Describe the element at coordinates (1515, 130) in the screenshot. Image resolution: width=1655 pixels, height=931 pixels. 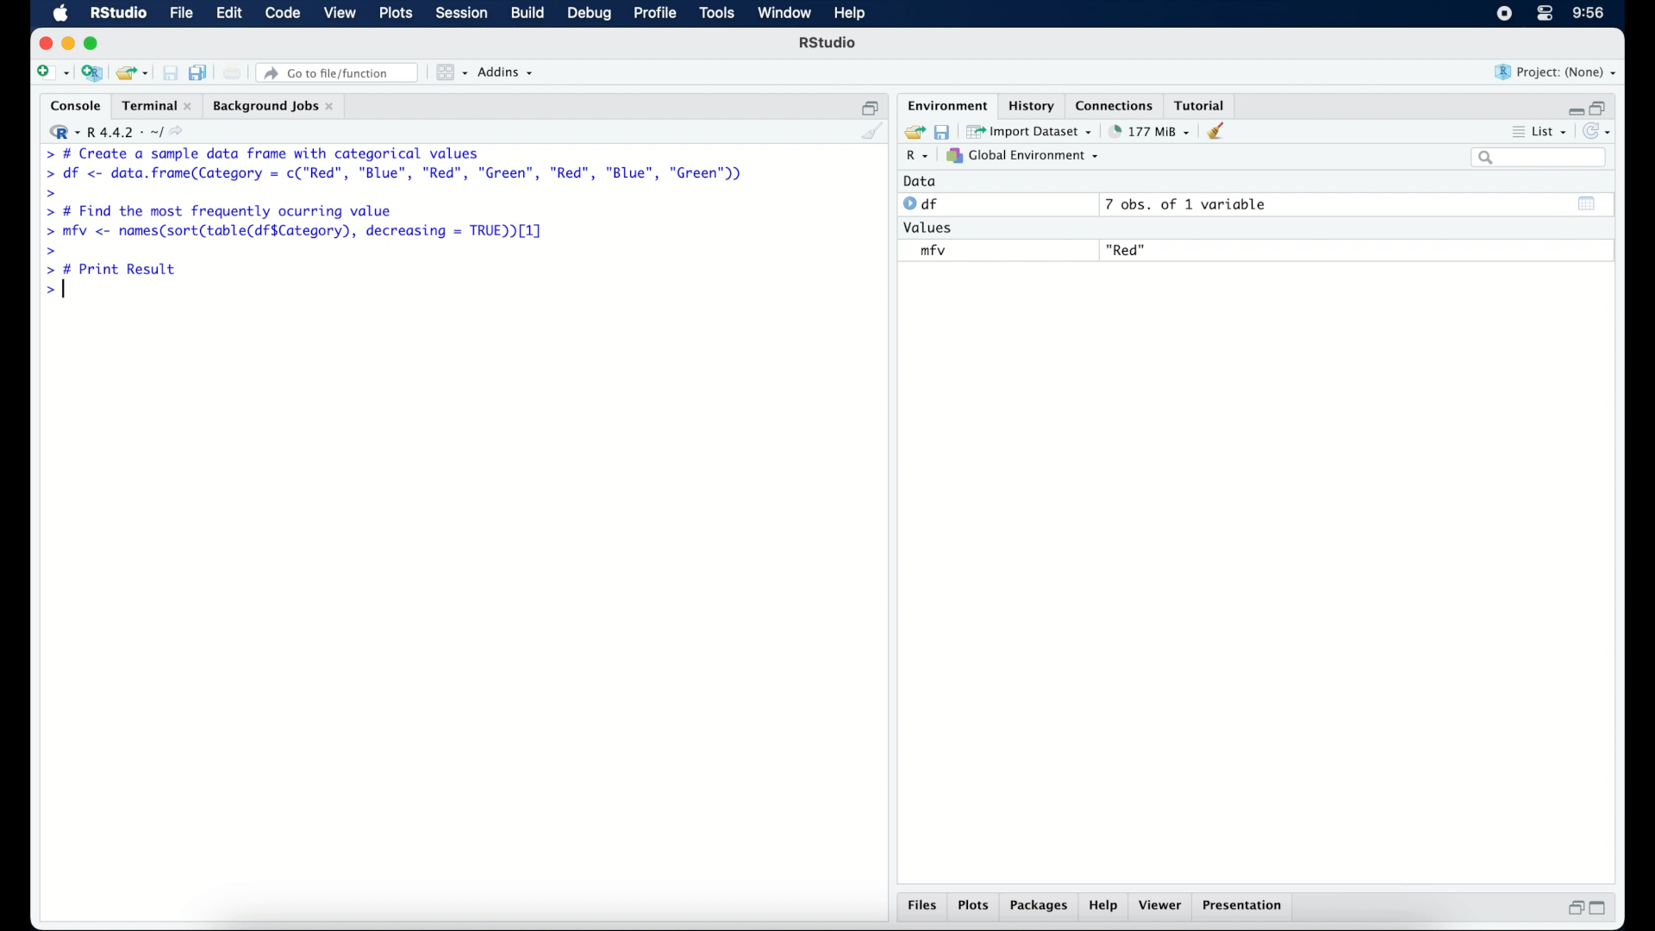
I see `more options` at that location.